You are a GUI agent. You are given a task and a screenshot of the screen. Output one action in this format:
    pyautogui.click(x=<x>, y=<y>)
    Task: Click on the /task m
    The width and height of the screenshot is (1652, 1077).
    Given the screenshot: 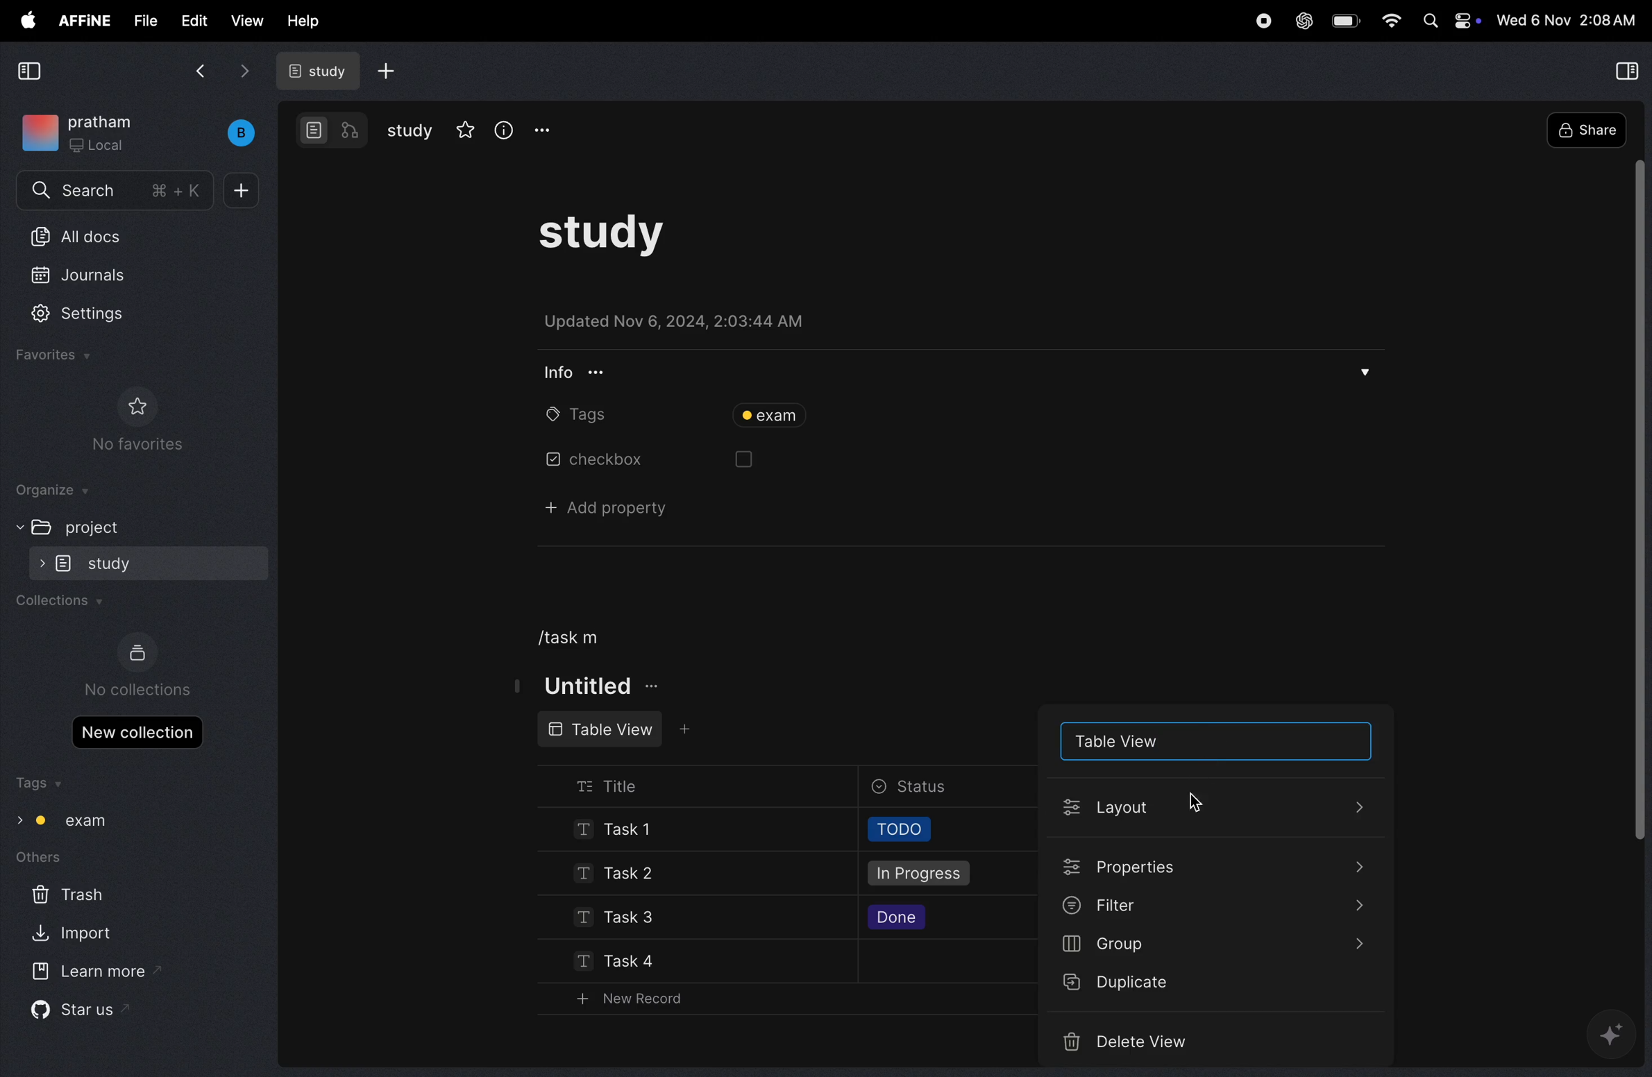 What is the action you would take?
    pyautogui.click(x=563, y=637)
    